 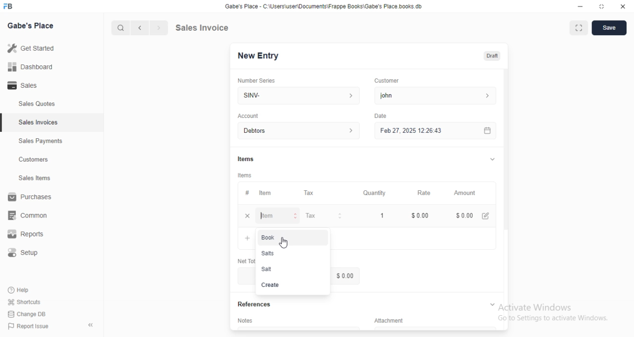 I want to click on Next, so click(x=158, y=27).